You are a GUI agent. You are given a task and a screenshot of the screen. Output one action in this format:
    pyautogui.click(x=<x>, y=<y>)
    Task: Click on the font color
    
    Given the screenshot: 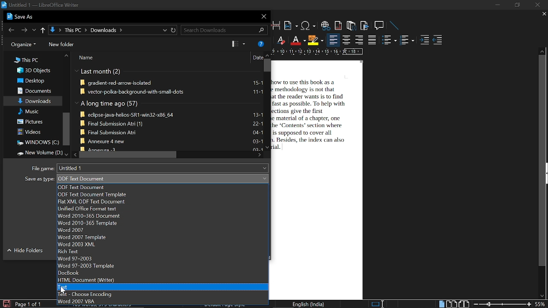 What is the action you would take?
    pyautogui.click(x=297, y=41)
    